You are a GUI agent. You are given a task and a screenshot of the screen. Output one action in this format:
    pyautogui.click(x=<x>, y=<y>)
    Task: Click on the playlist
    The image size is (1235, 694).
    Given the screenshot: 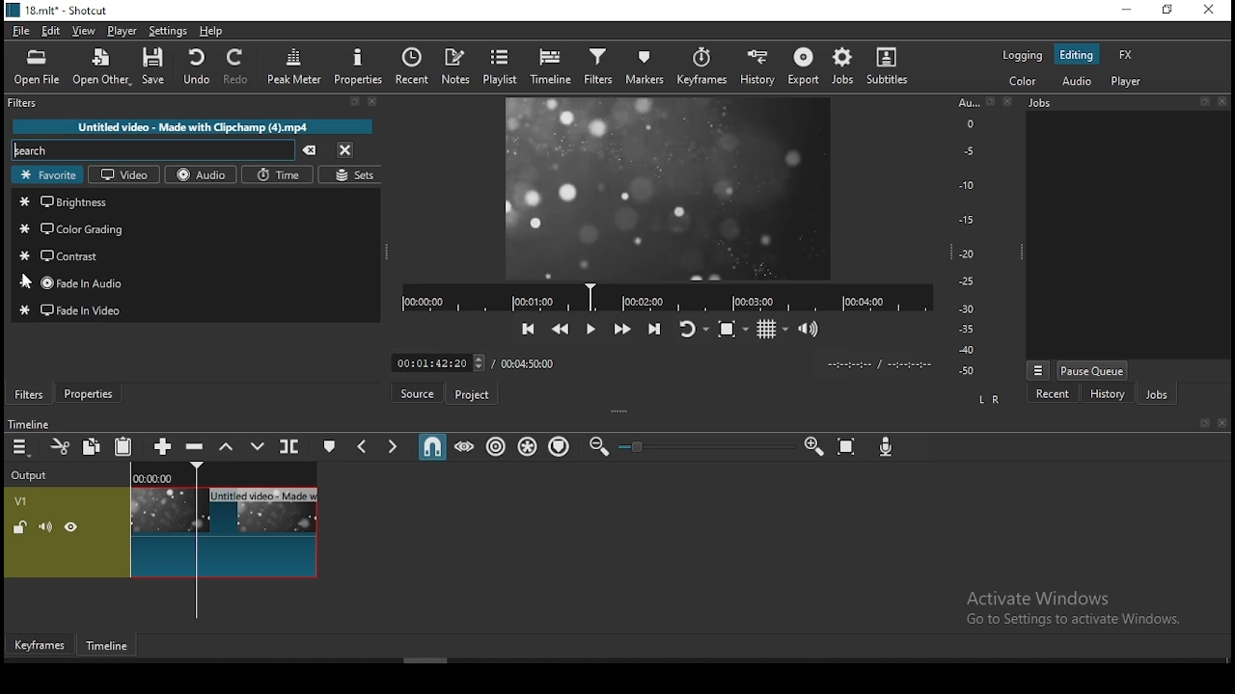 What is the action you would take?
    pyautogui.click(x=501, y=66)
    